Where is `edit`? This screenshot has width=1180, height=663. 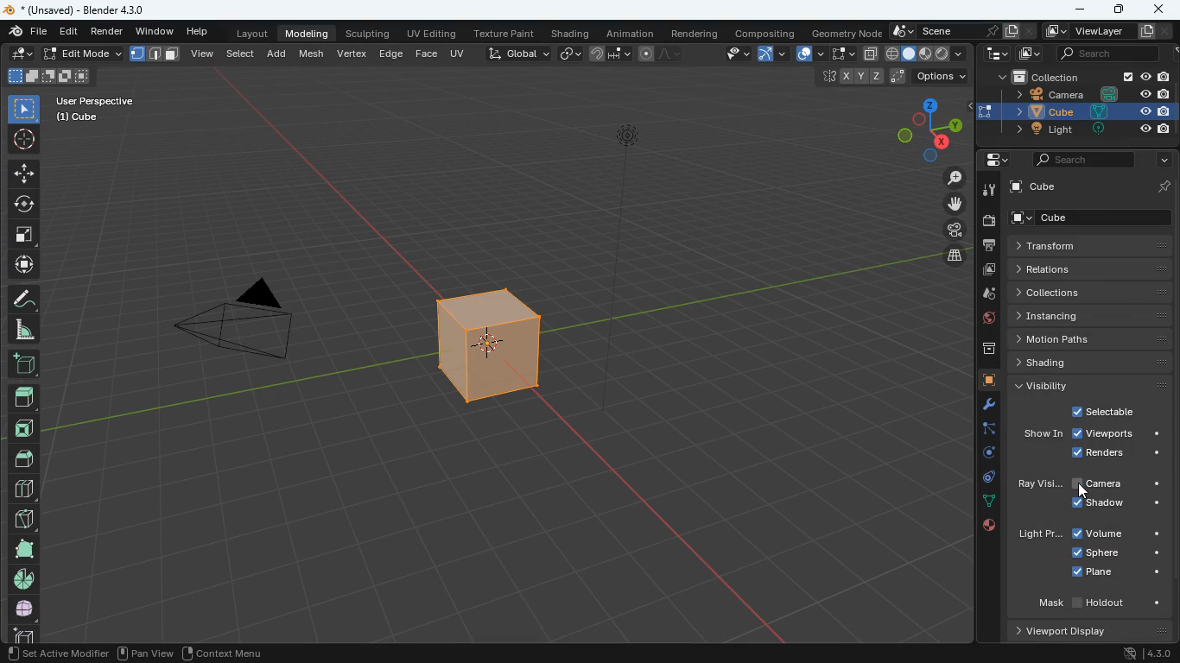 edit is located at coordinates (68, 32).